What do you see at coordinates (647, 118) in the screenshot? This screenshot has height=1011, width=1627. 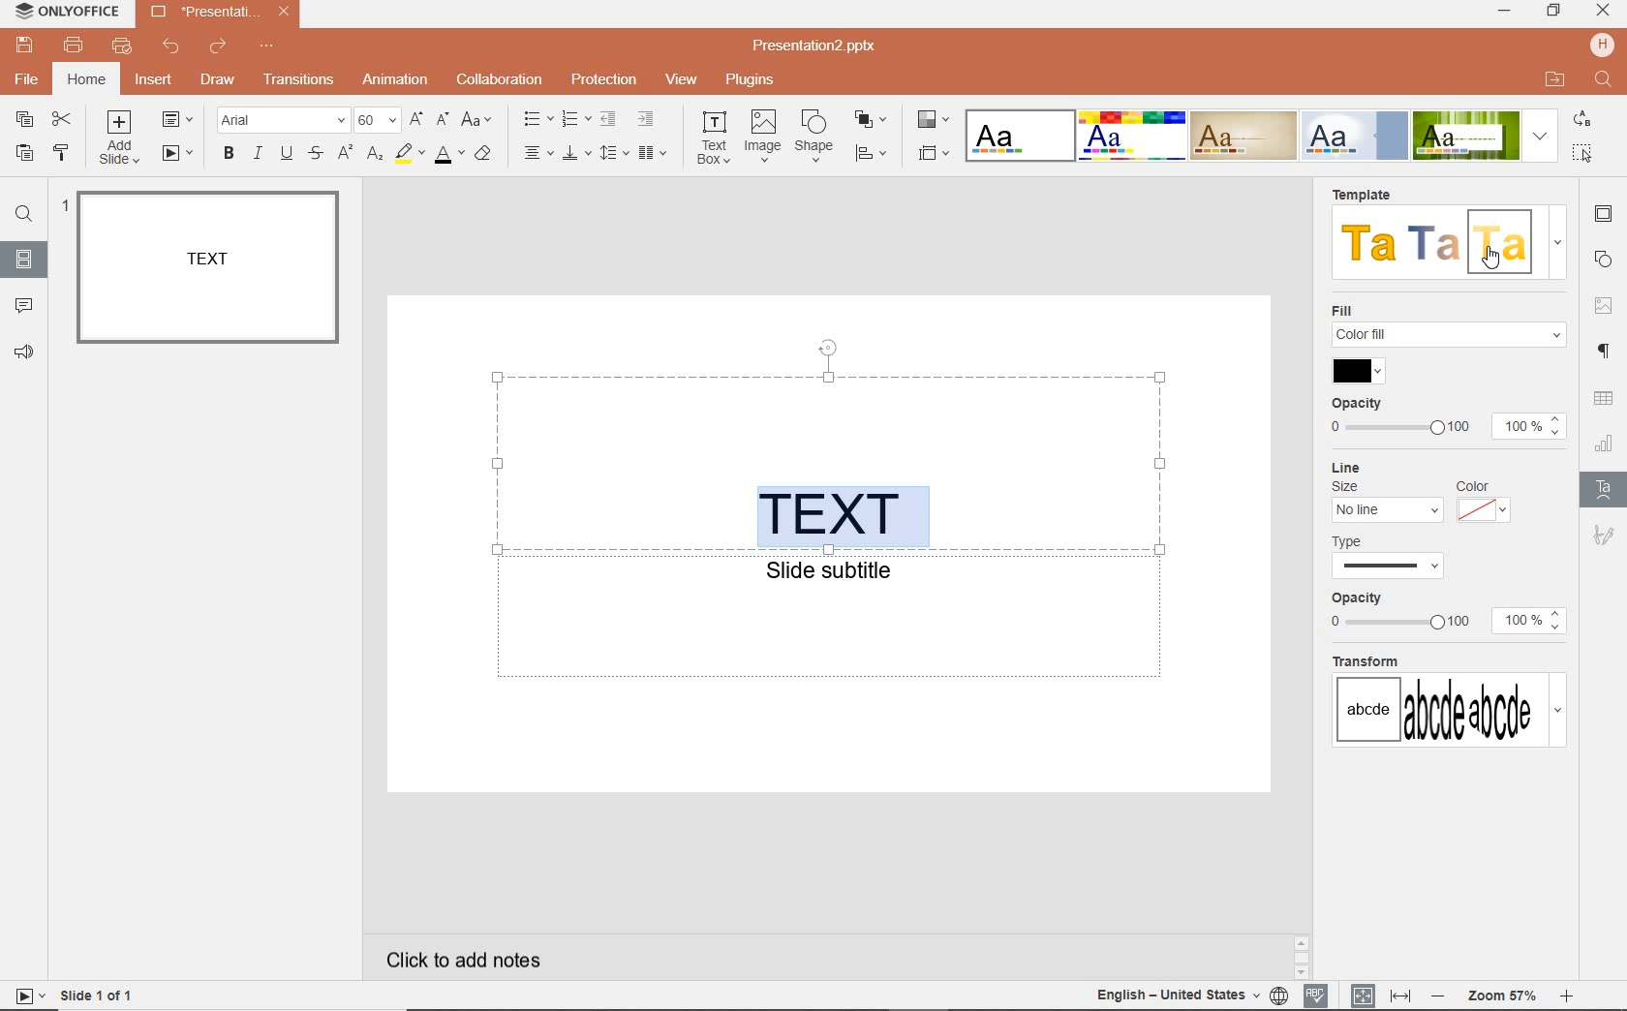 I see `INCREASE INDENT` at bounding box center [647, 118].